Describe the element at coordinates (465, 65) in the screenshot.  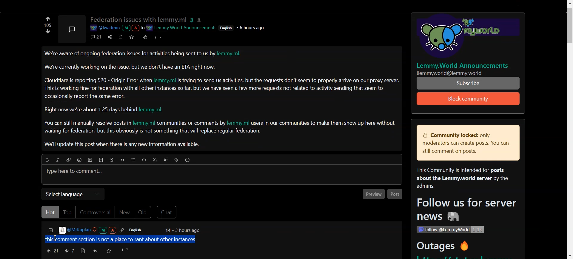
I see `| Lemmy.World Announcements` at that location.